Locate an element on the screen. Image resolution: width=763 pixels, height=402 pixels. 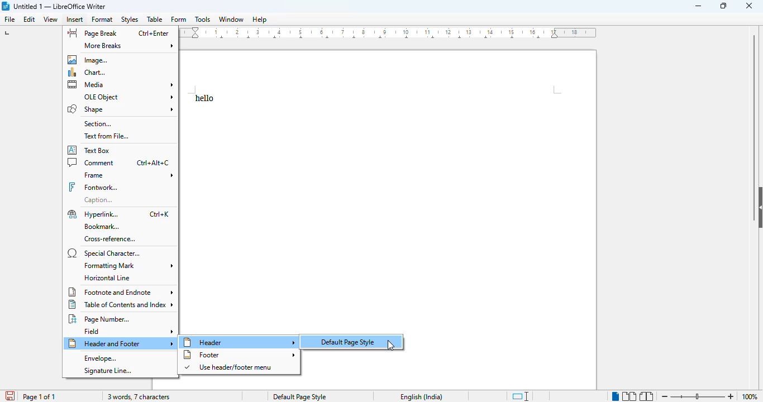
zoom in or zoom out bar is located at coordinates (697, 396).